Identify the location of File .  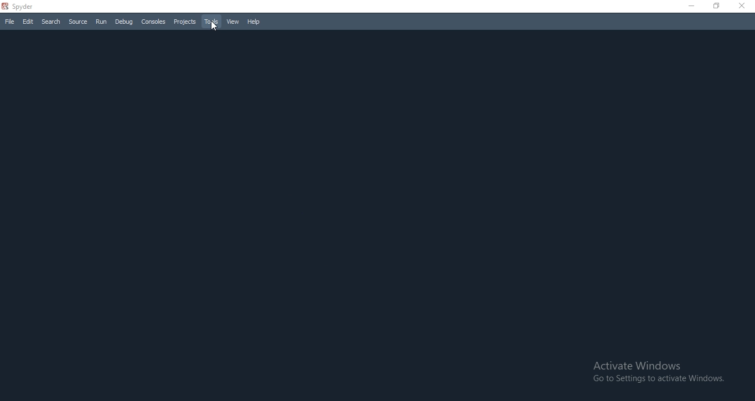
(9, 22).